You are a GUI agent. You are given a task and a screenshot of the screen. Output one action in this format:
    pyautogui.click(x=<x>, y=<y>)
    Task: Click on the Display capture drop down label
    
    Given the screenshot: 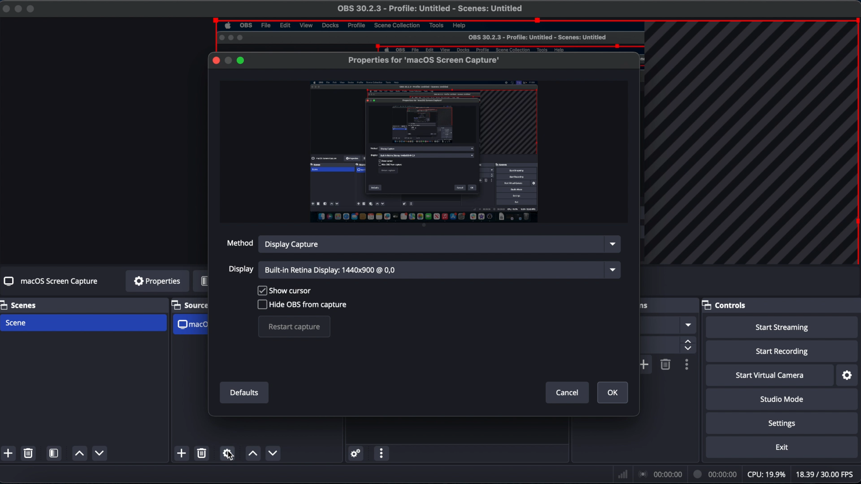 What is the action you would take?
    pyautogui.click(x=291, y=243)
    